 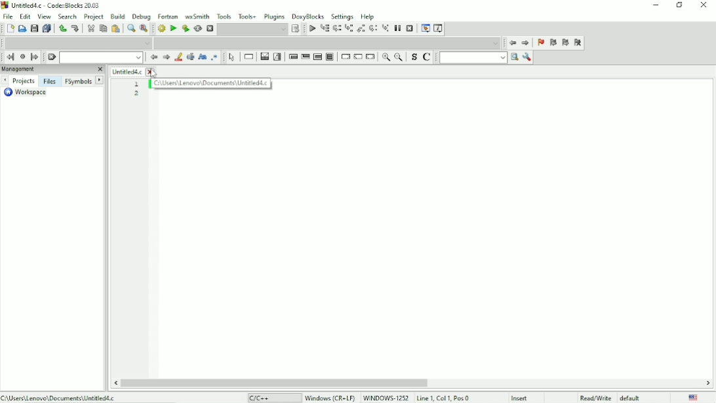 I want to click on Projects, so click(x=25, y=81).